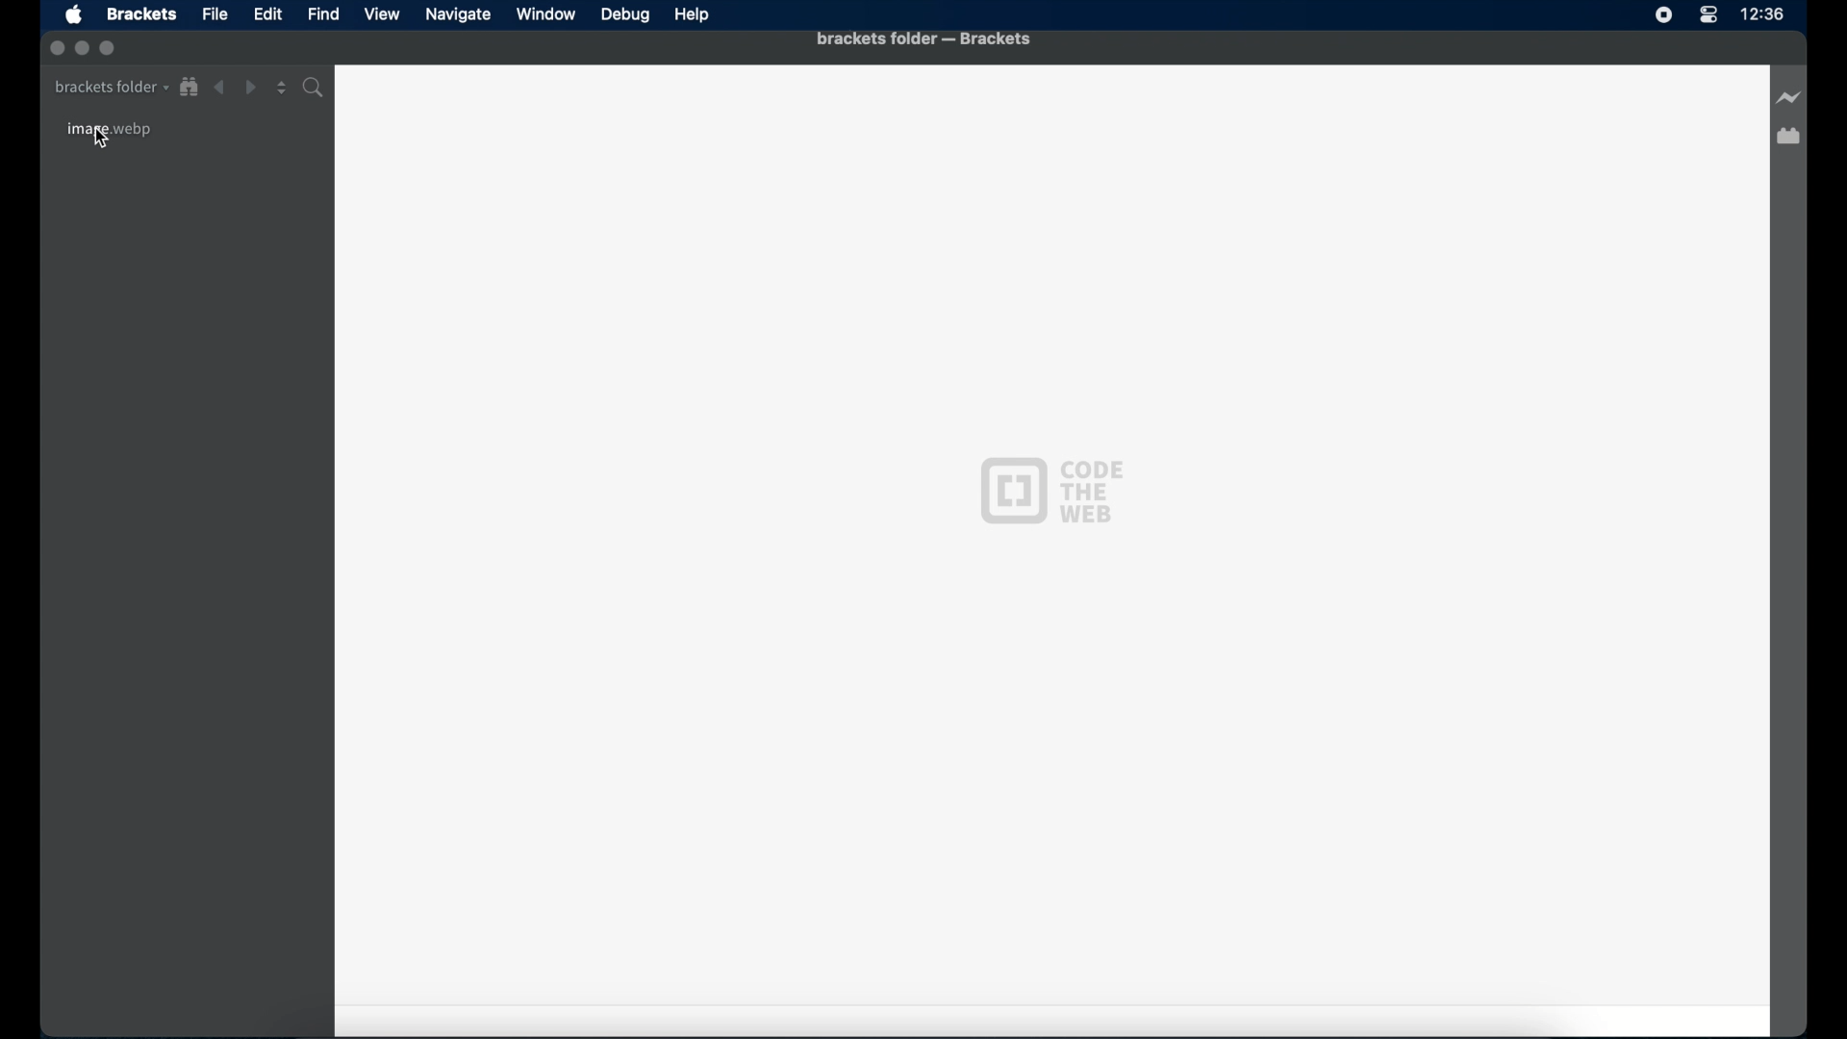 The width and height of the screenshot is (1847, 1039). What do you see at coordinates (250, 88) in the screenshot?
I see `forward` at bounding box center [250, 88].